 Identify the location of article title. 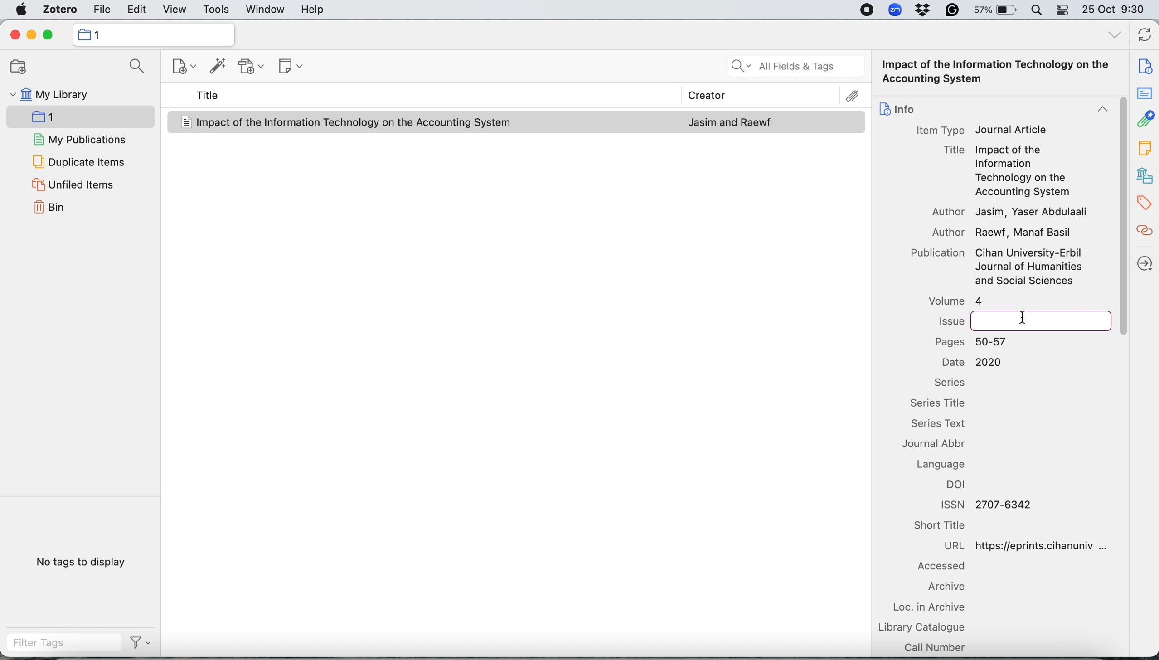
(953, 149).